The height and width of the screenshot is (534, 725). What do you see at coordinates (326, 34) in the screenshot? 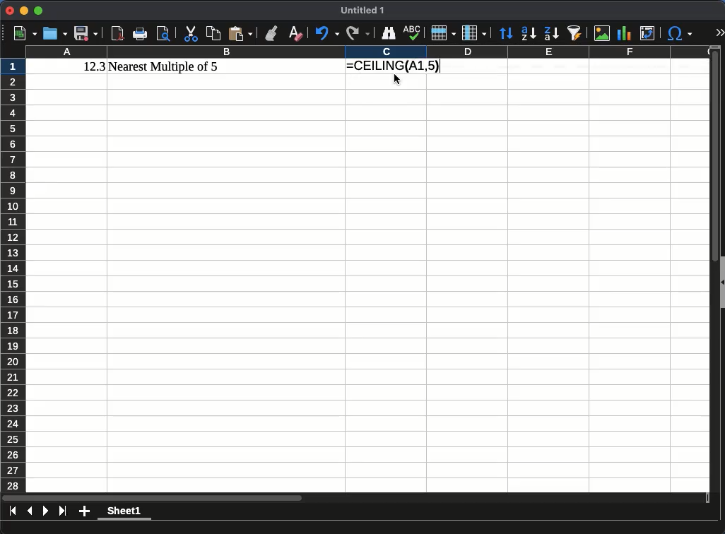
I see `undo` at bounding box center [326, 34].